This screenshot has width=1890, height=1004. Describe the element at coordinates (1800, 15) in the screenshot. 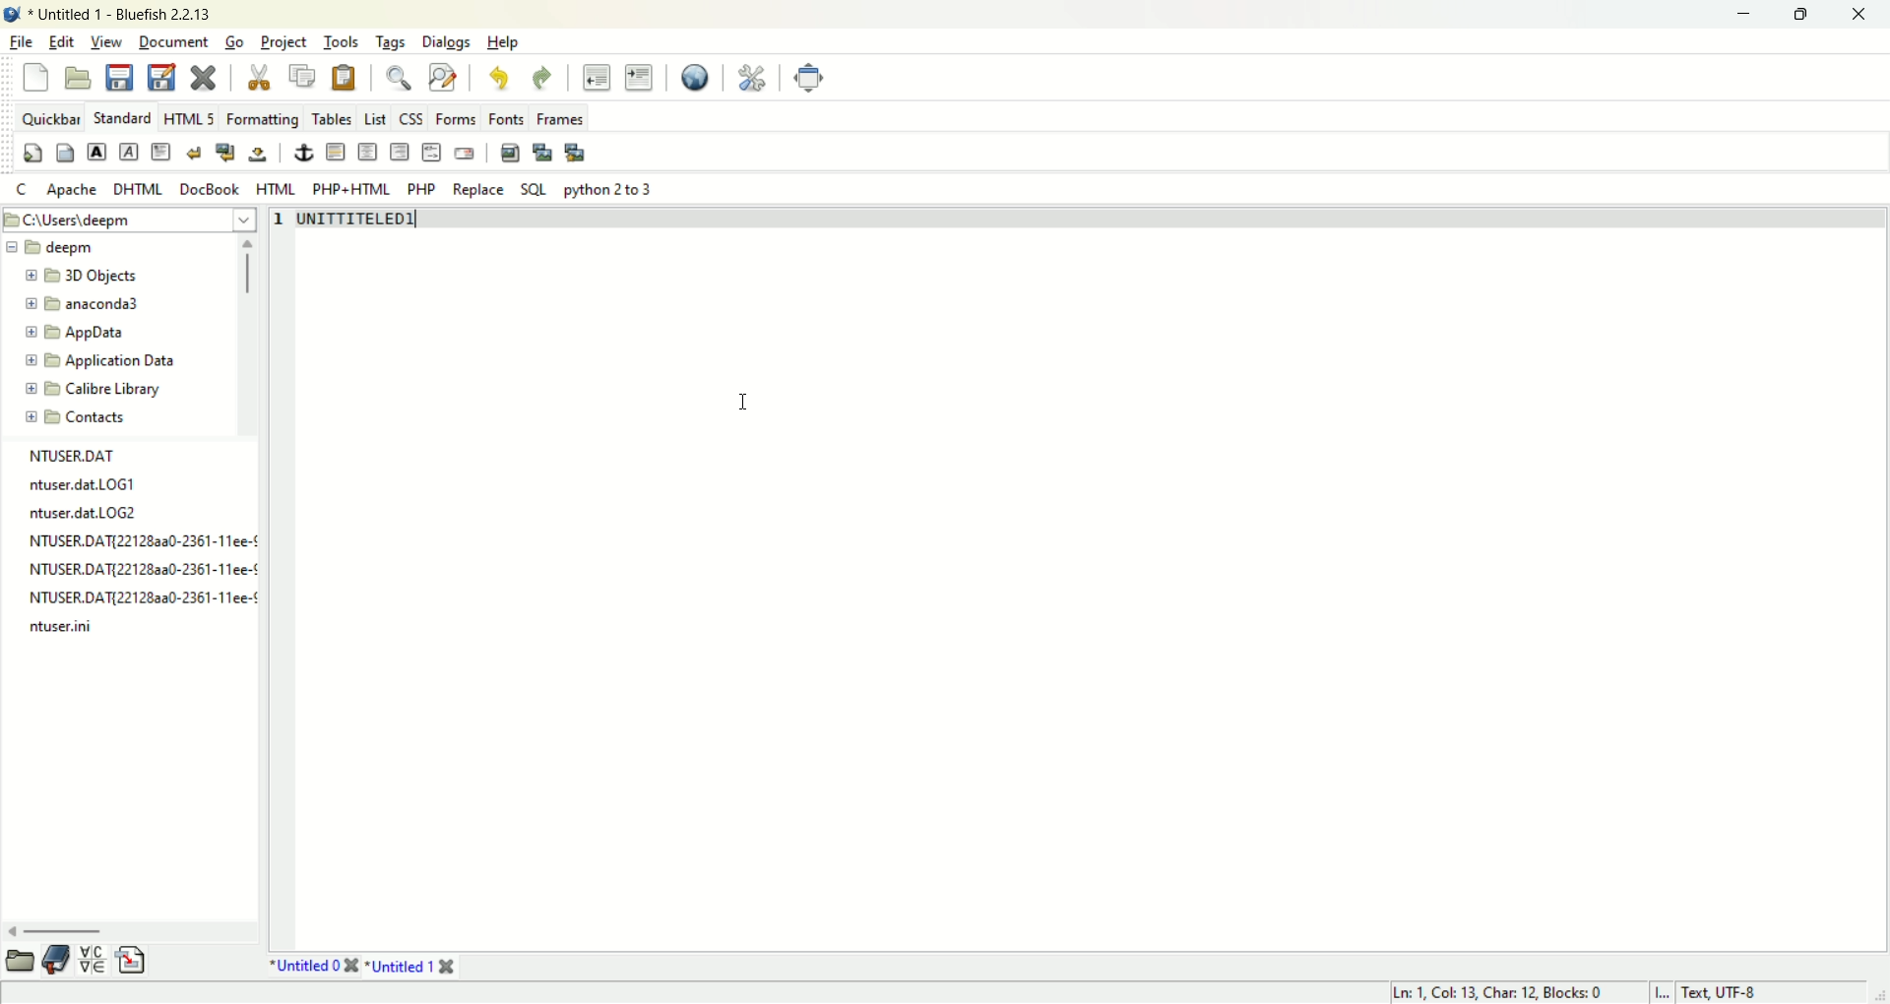

I see `maximize` at that location.